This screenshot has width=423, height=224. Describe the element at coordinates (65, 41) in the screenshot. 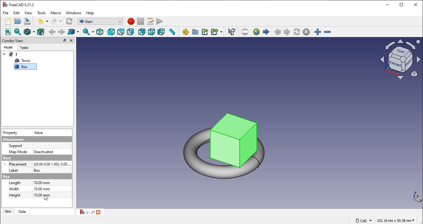

I see `restore` at that location.